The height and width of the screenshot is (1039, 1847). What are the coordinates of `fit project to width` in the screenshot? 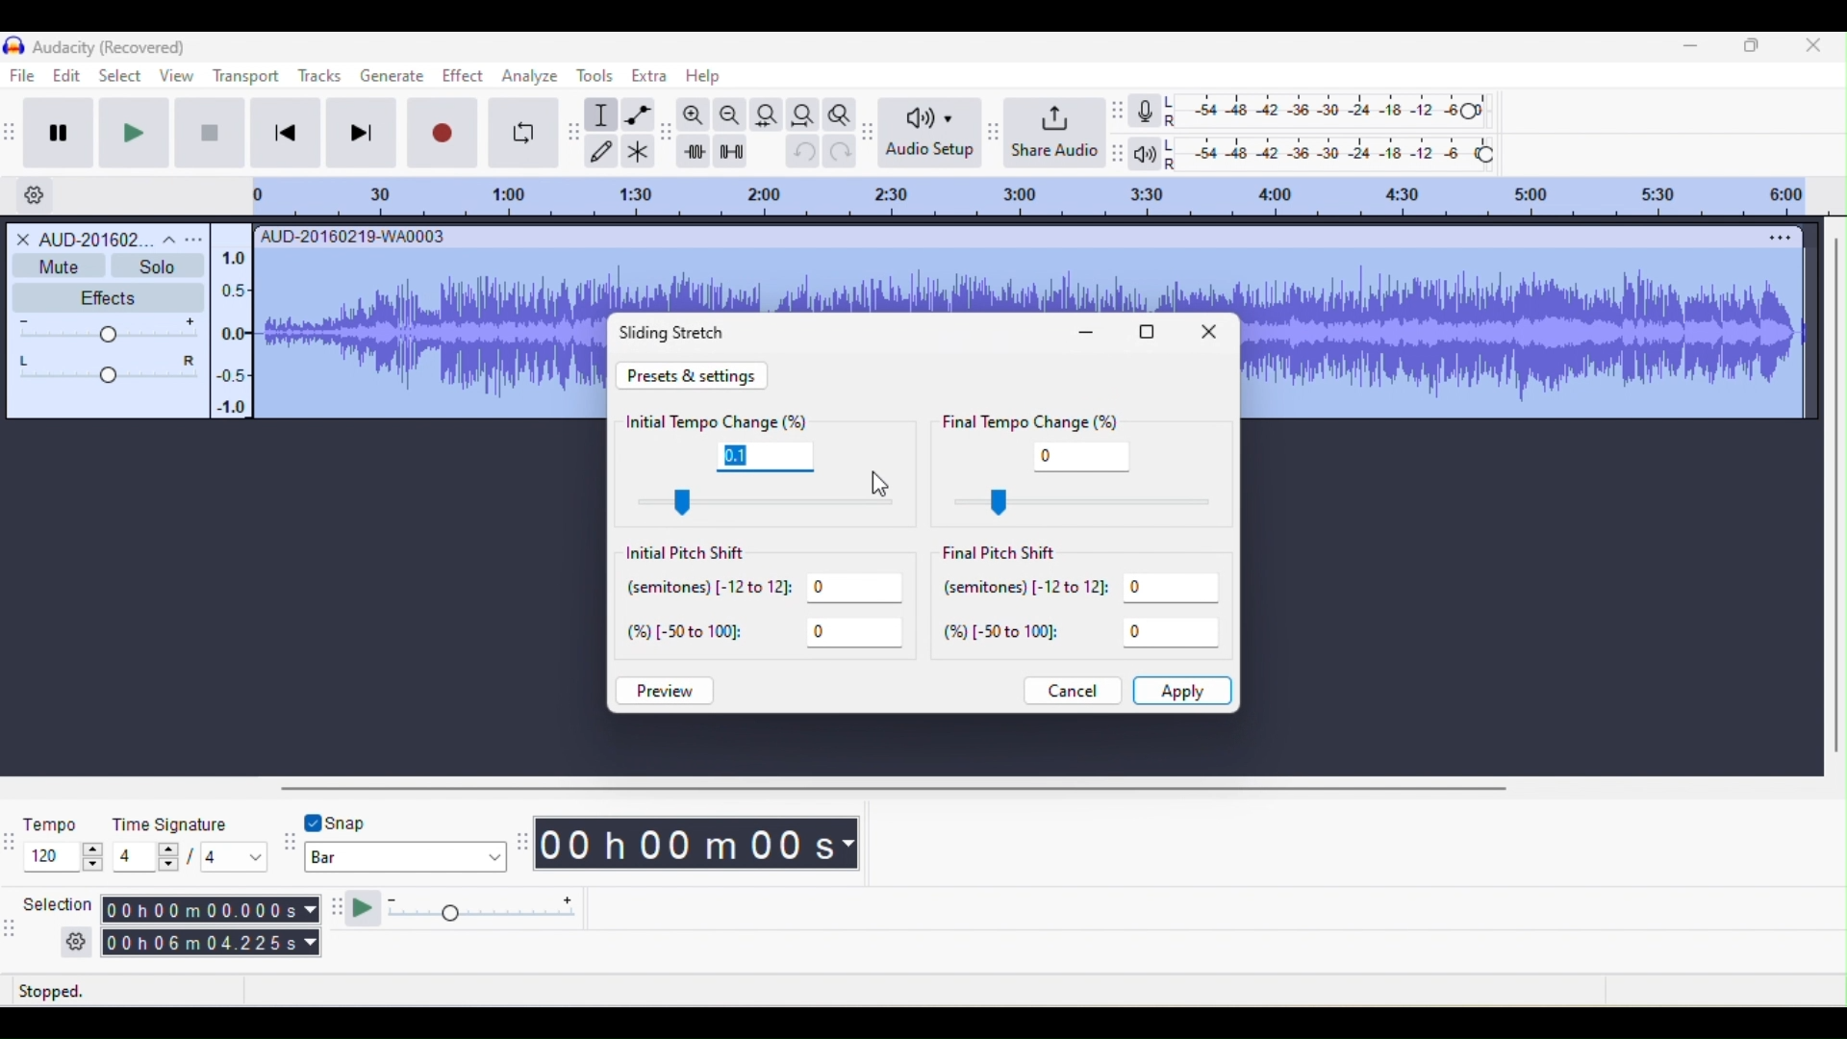 It's located at (804, 111).